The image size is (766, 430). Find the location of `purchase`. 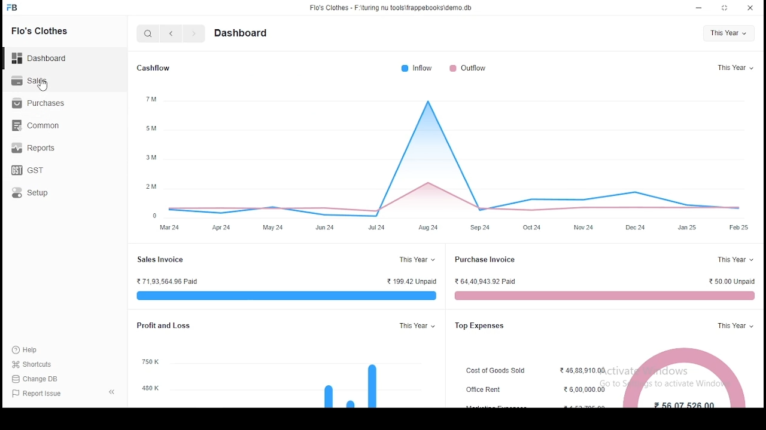

purchase is located at coordinates (40, 103).